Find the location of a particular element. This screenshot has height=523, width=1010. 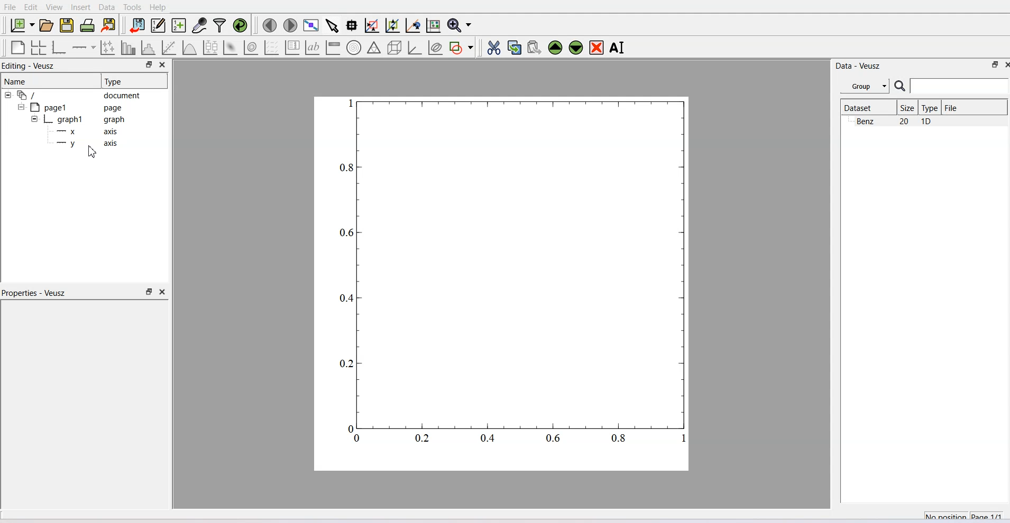

View plot full screen is located at coordinates (312, 26).